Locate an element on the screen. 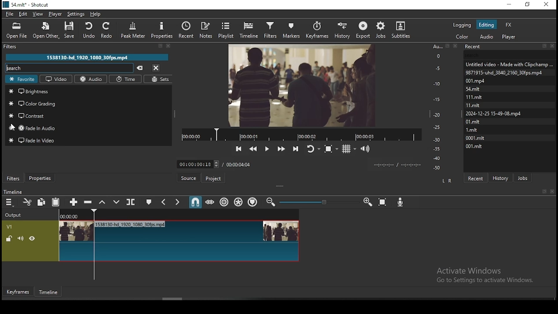 The height and width of the screenshot is (314, 558). clear searches is located at coordinates (141, 68).